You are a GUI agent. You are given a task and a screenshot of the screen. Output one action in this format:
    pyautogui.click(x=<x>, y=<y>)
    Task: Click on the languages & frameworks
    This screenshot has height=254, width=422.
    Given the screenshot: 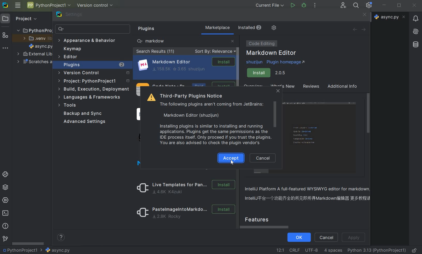 What is the action you would take?
    pyautogui.click(x=92, y=97)
    